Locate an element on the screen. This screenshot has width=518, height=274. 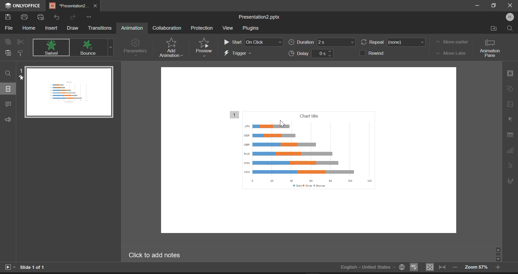
Signature Settings is located at coordinates (510, 181).